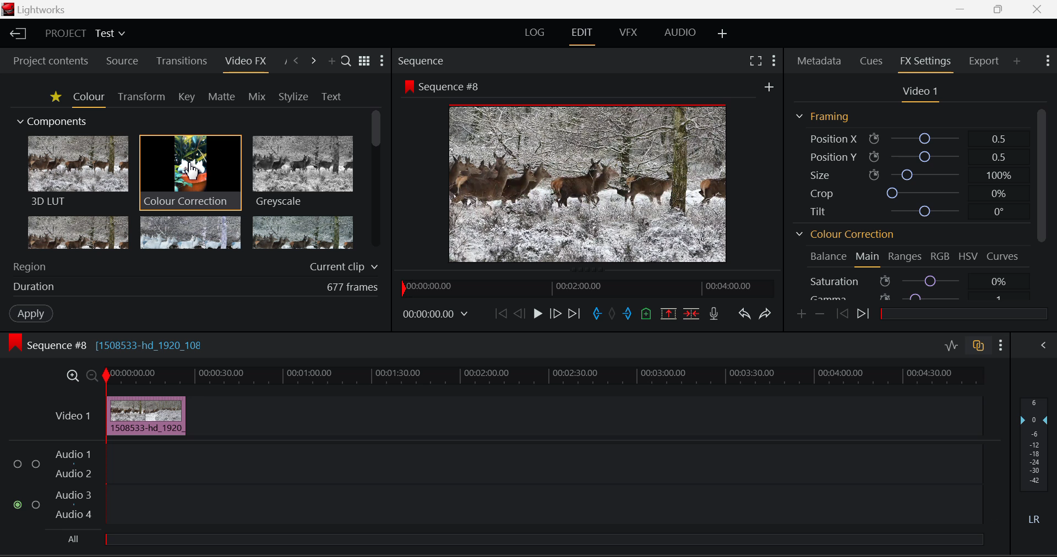 This screenshot has height=557, width=1057. What do you see at coordinates (647, 315) in the screenshot?
I see `Mark Cue` at bounding box center [647, 315].